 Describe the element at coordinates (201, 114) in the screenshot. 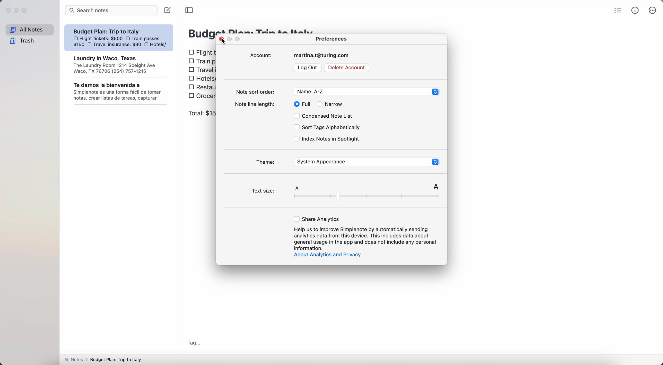

I see `Total: $15` at that location.